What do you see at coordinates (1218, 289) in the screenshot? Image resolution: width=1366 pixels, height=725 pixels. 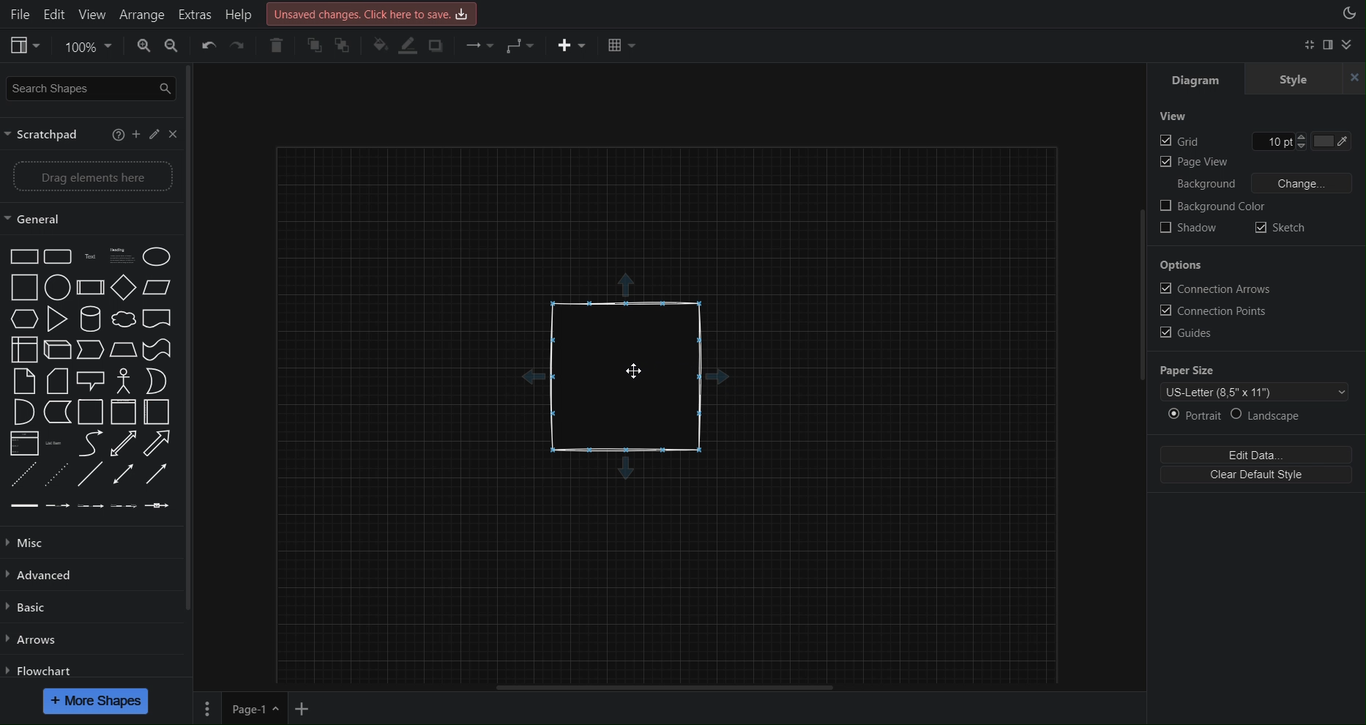 I see `Connection Arrows` at bounding box center [1218, 289].